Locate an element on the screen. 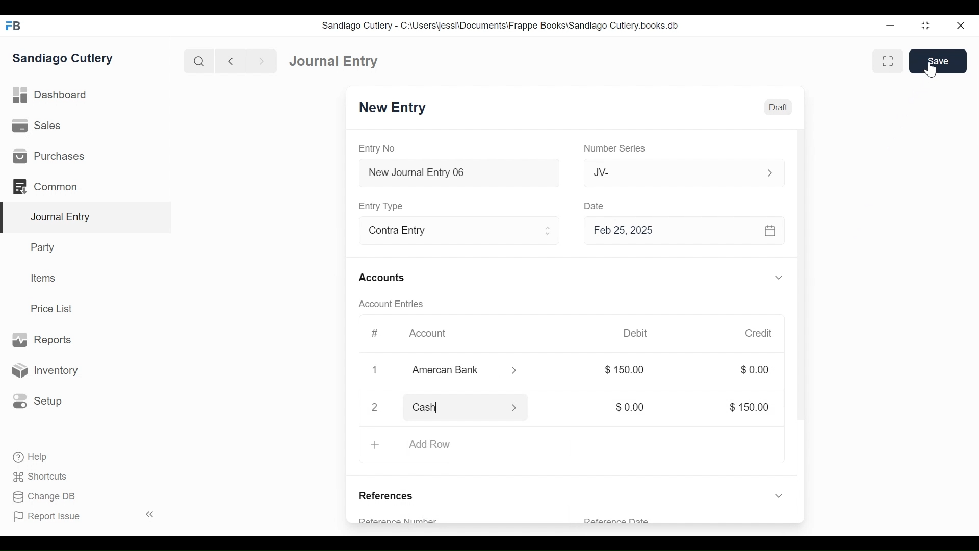 This screenshot has width=979, height=551. Expand is located at coordinates (781, 278).